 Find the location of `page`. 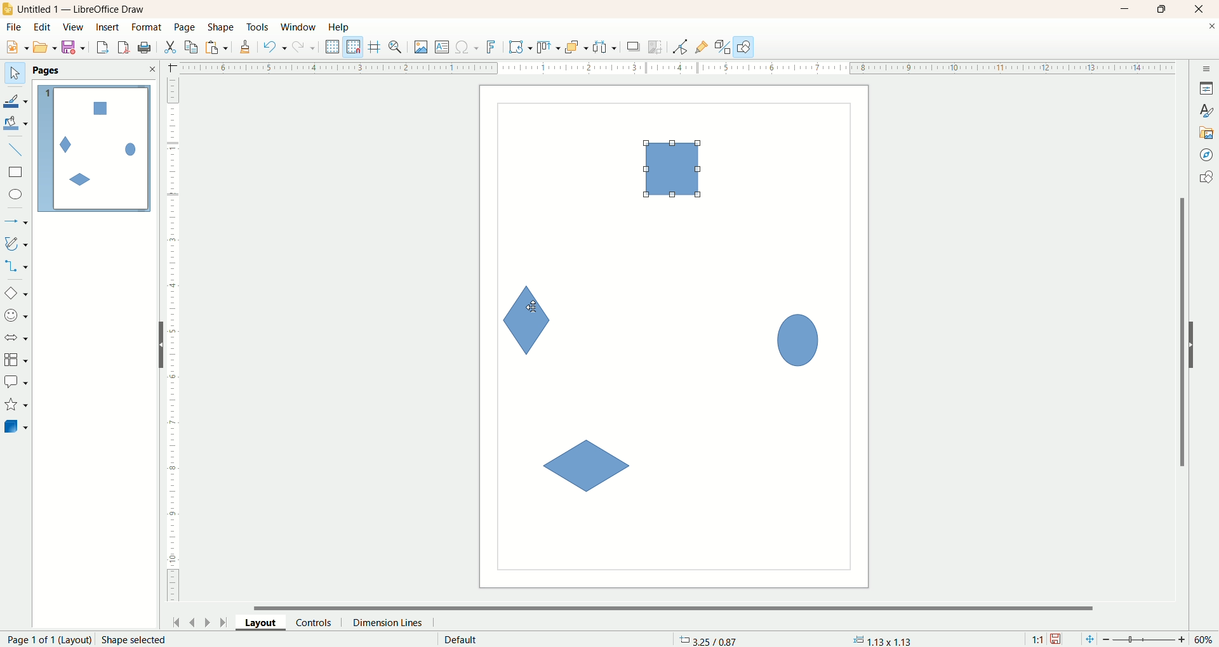

page is located at coordinates (186, 27).